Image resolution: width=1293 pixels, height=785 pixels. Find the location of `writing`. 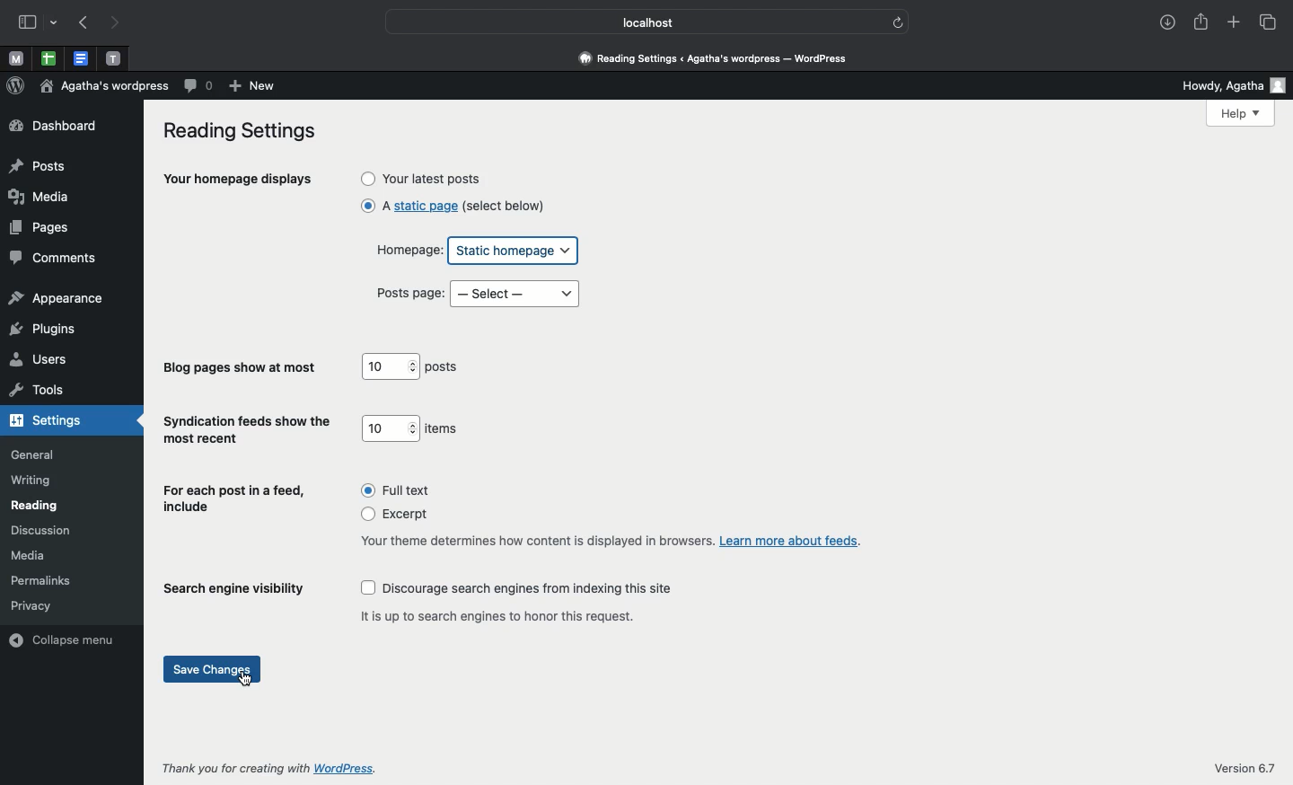

writing is located at coordinates (32, 481).